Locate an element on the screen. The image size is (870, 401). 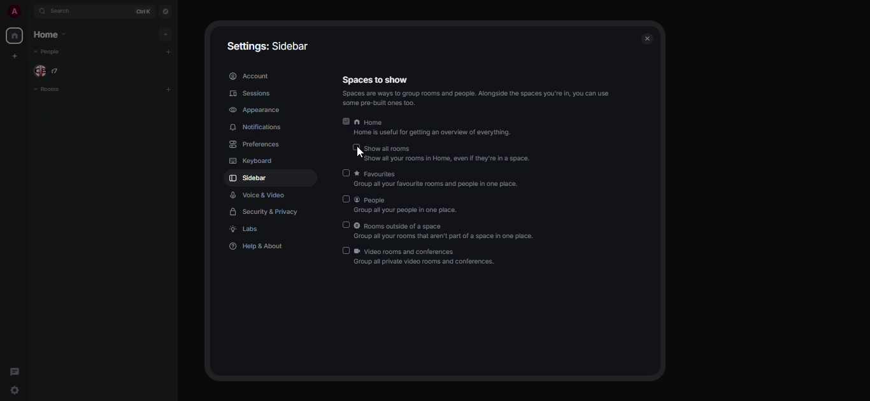
rooms is located at coordinates (46, 90).